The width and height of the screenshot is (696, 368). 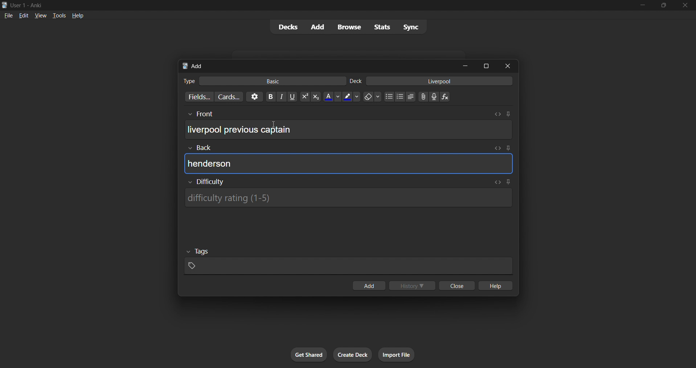 I want to click on font color, so click(x=330, y=96).